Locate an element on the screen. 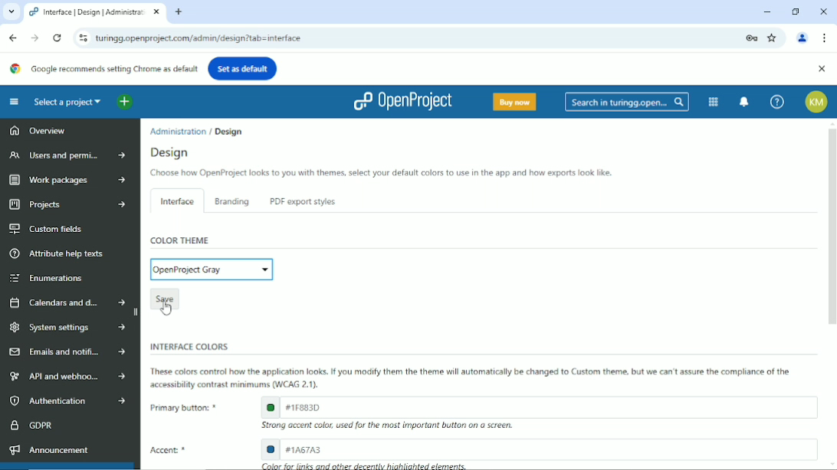 The image size is (837, 470). Lock is located at coordinates (751, 37).